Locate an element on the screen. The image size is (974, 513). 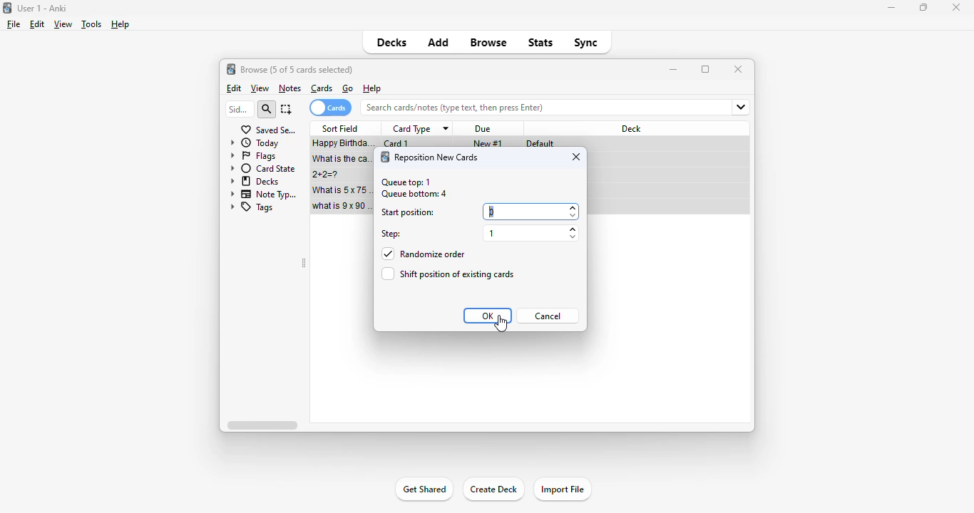
new #1 is located at coordinates (488, 143).